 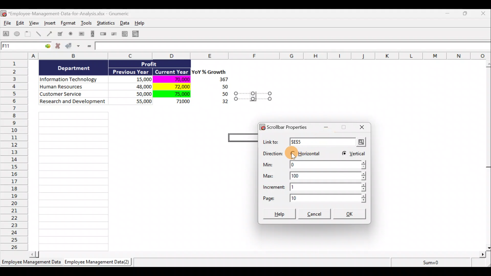 I want to click on Sheet 2, so click(x=98, y=263).